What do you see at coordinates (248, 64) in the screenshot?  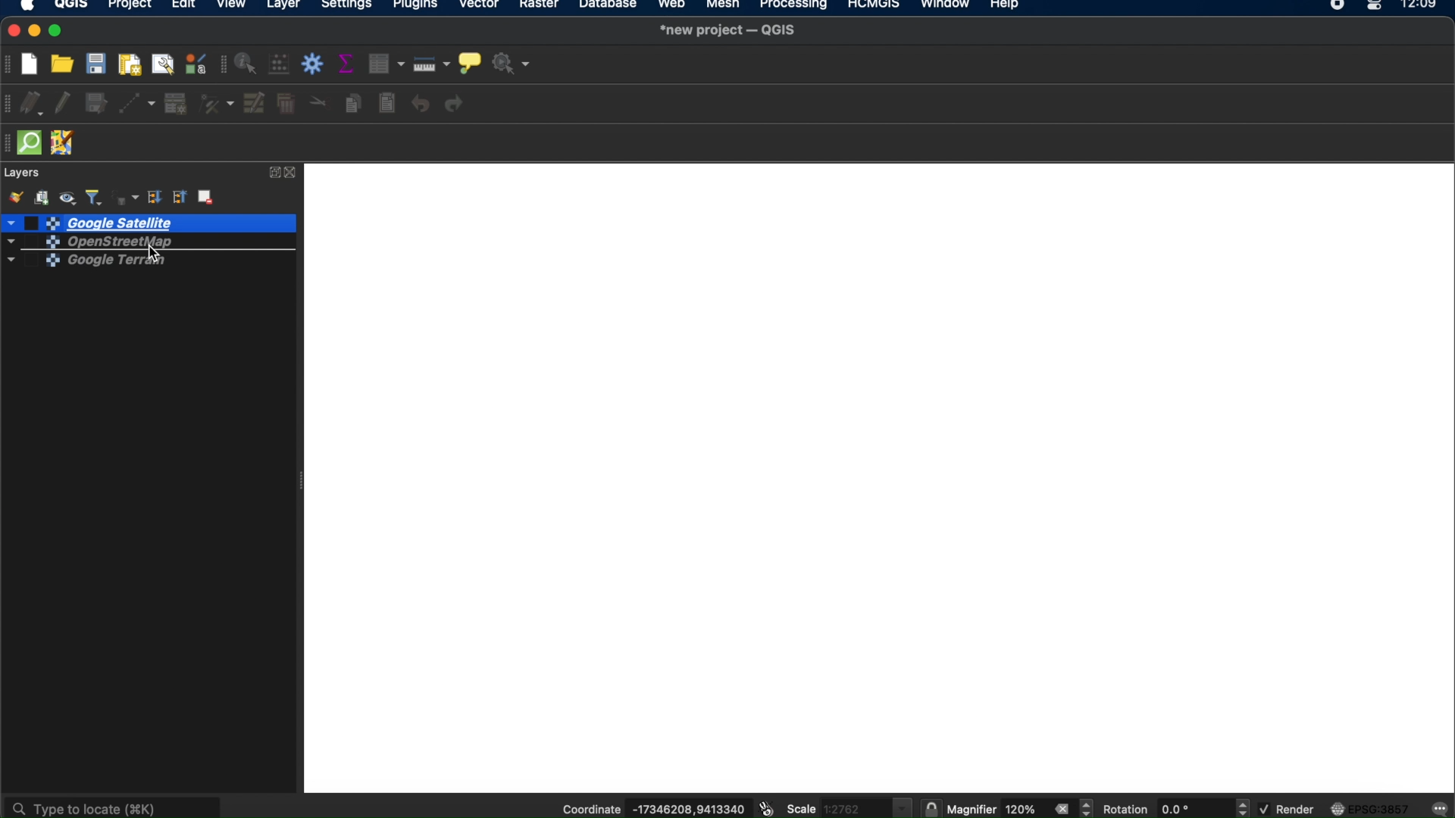 I see `identify features` at bounding box center [248, 64].